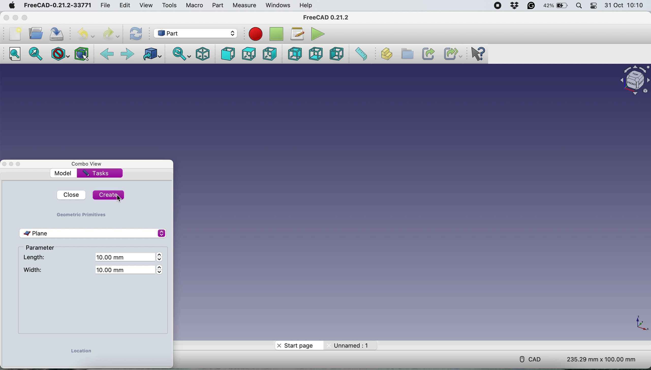  I want to click on Dropbox, so click(515, 6).